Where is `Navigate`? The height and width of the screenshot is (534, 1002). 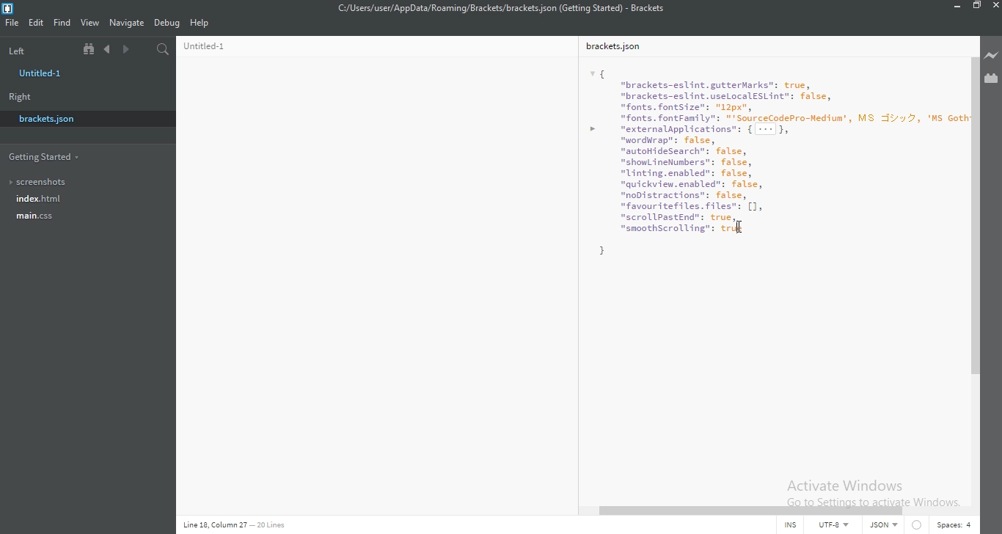 Navigate is located at coordinates (128, 22).